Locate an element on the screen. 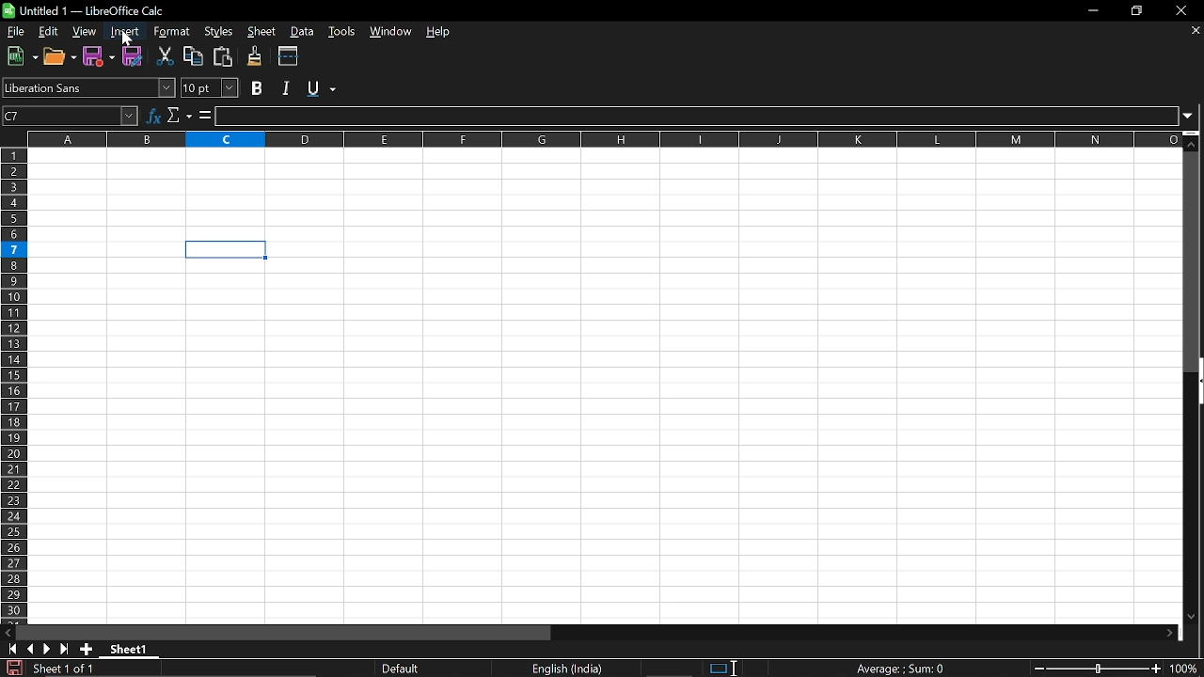 Image resolution: width=1204 pixels, height=677 pixels. Vertical scrollbar is located at coordinates (1194, 261).